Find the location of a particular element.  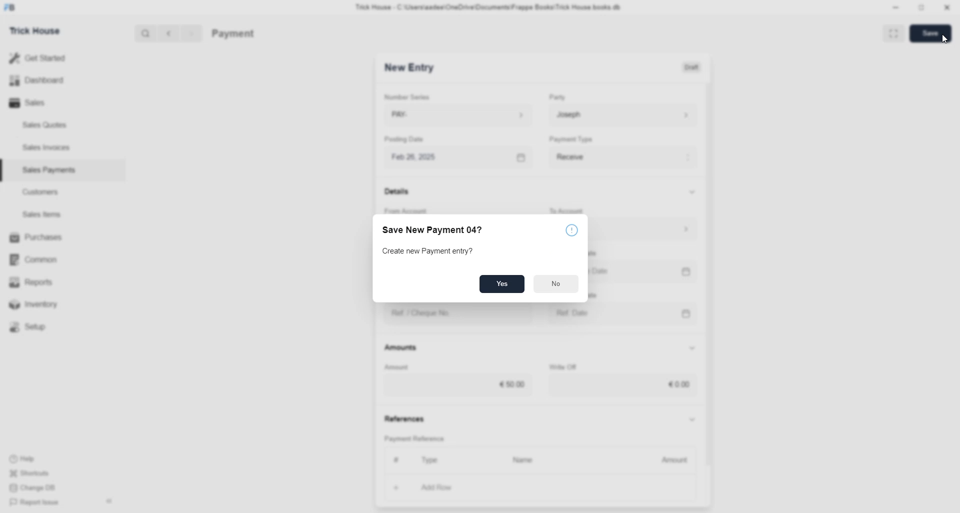

Search is located at coordinates (145, 33).